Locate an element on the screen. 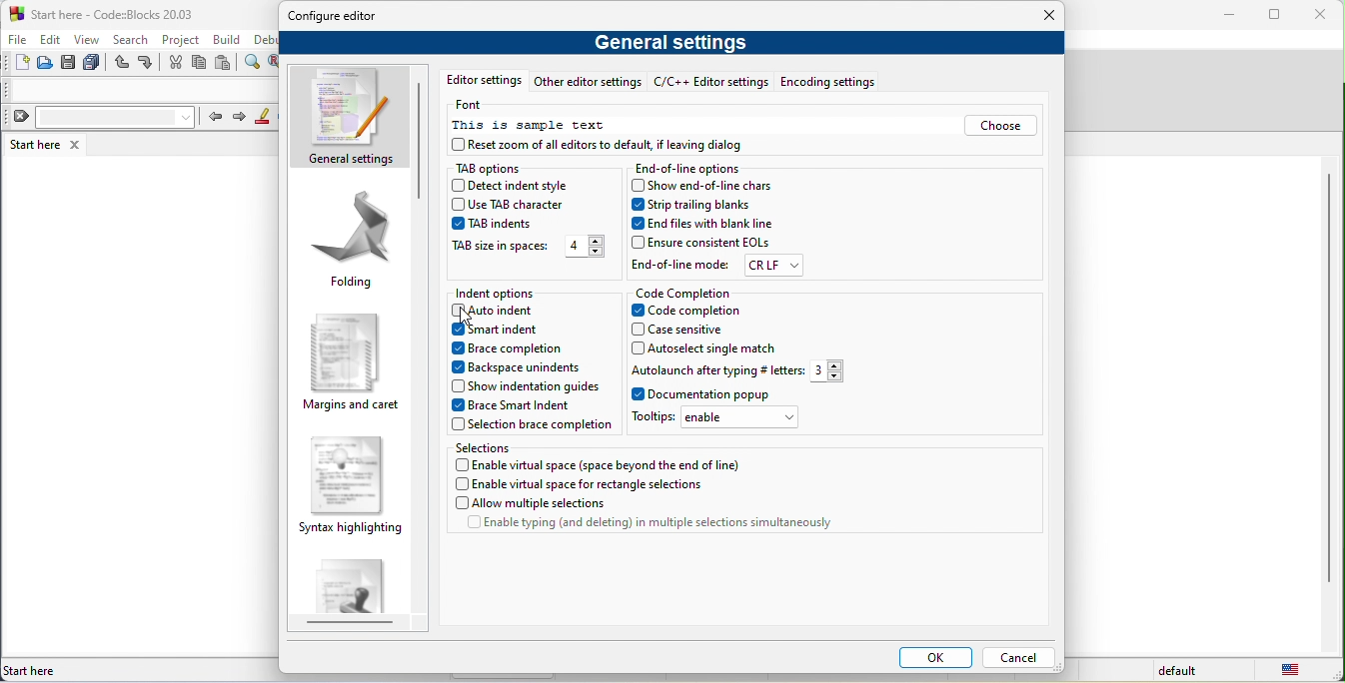 This screenshot has width=1345, height=683. brace smart indent is located at coordinates (518, 405).